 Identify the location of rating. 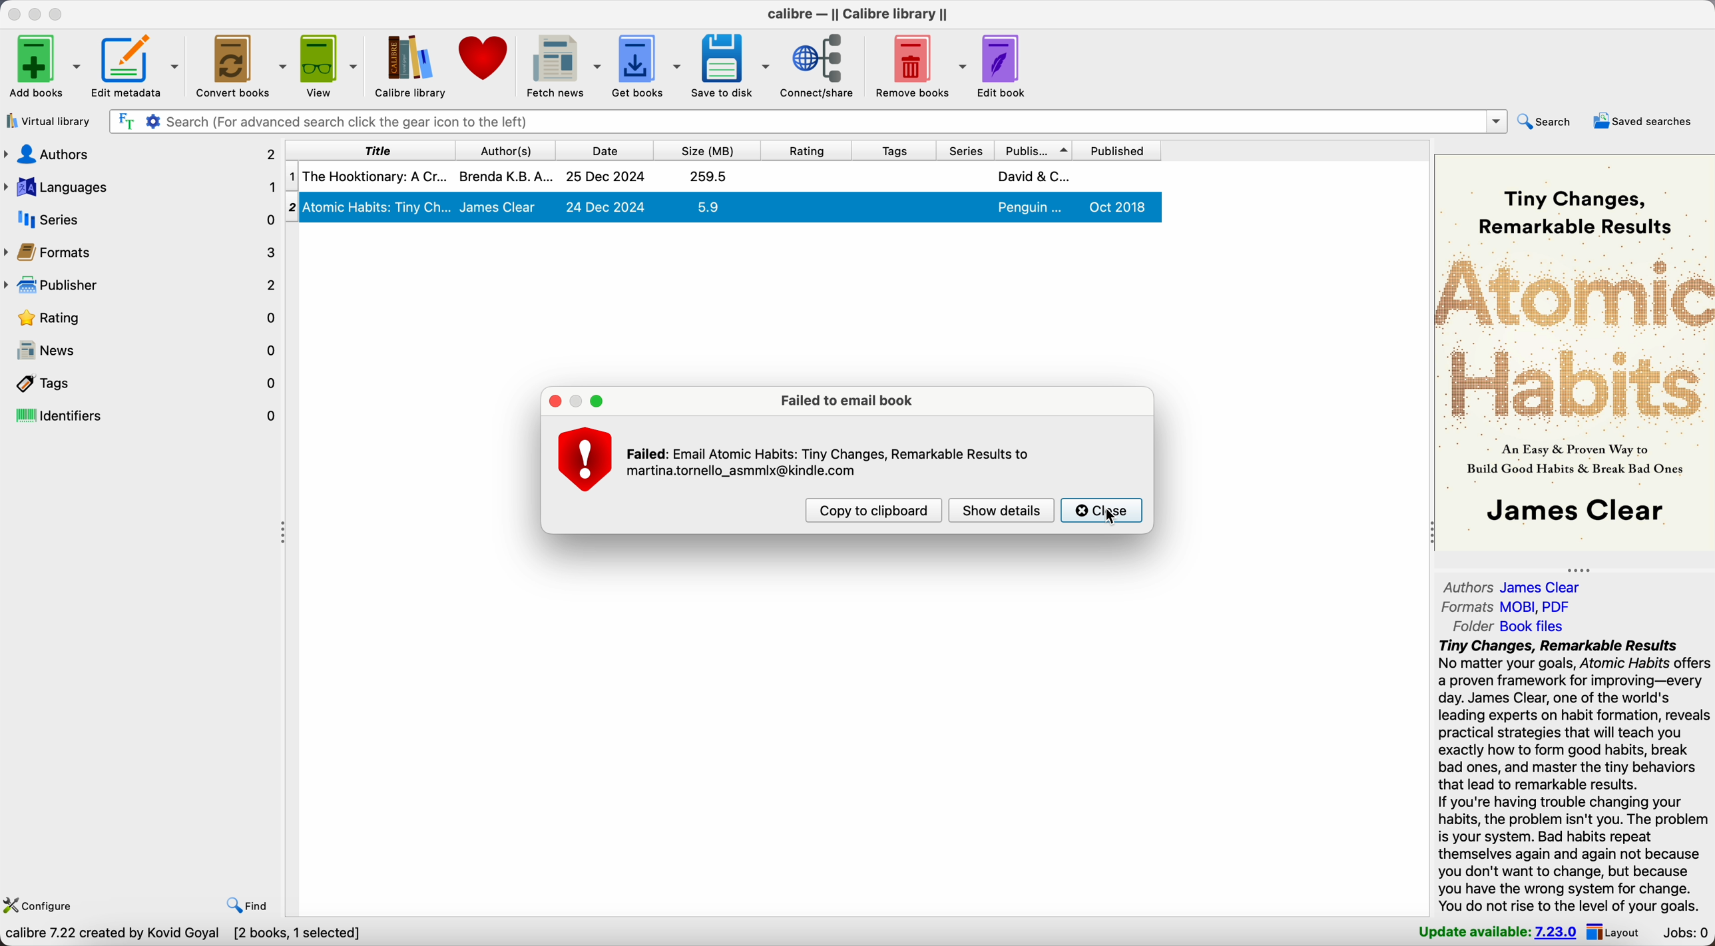
(805, 148).